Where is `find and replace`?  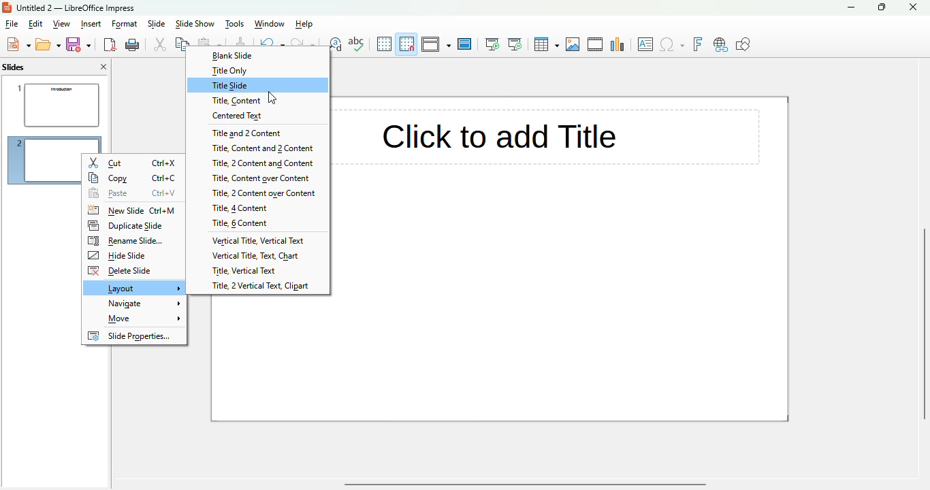
find and replace is located at coordinates (338, 44).